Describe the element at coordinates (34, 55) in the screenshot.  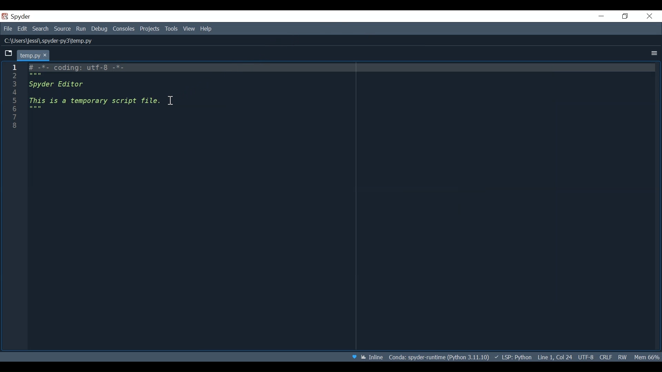
I see `Current Tab` at that location.